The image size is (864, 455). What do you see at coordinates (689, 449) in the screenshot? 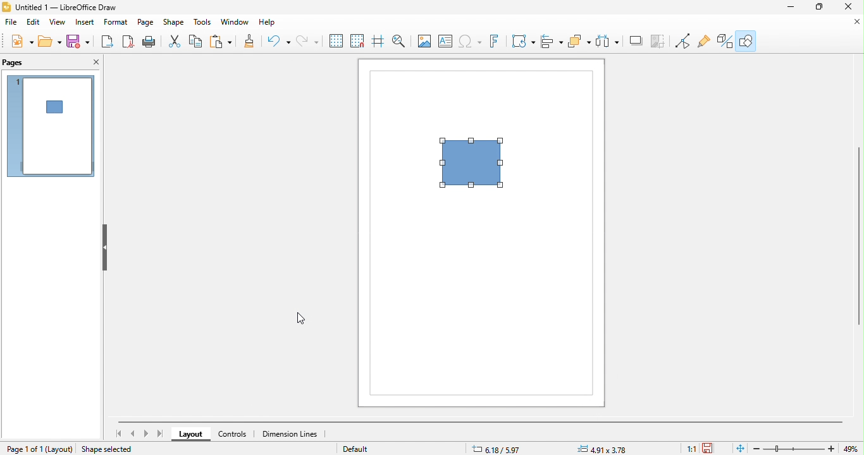
I see `1:1` at bounding box center [689, 449].